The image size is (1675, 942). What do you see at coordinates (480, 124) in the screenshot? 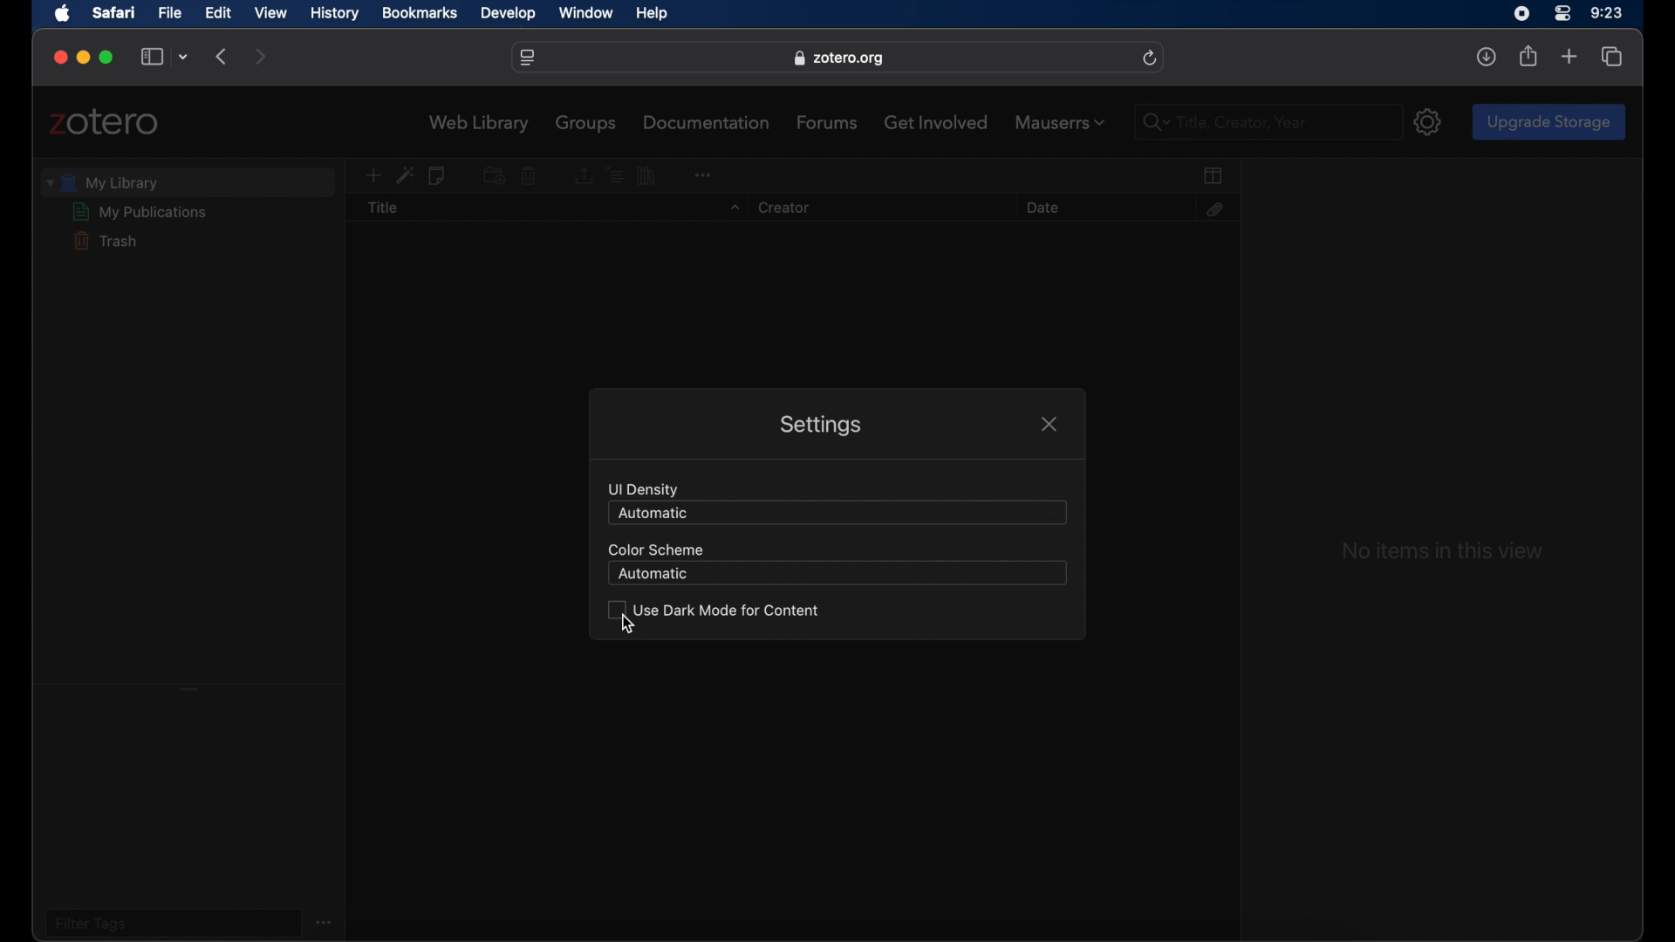
I see `web library` at bounding box center [480, 124].